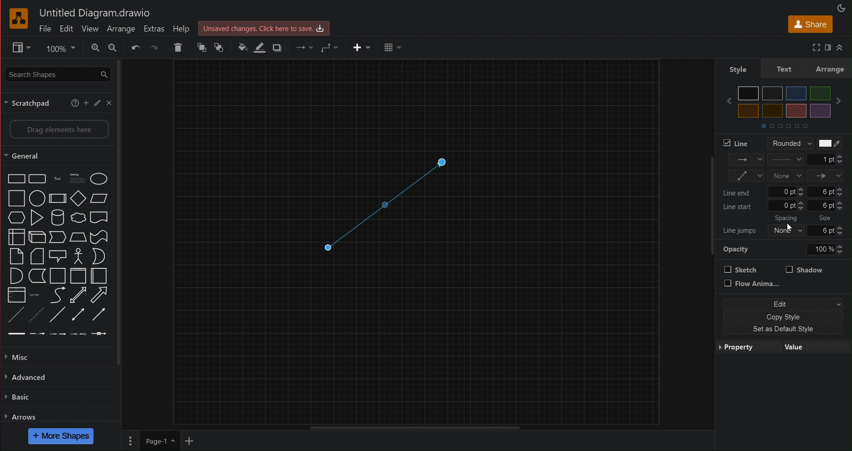  What do you see at coordinates (785, 159) in the screenshot?
I see `Line Type` at bounding box center [785, 159].